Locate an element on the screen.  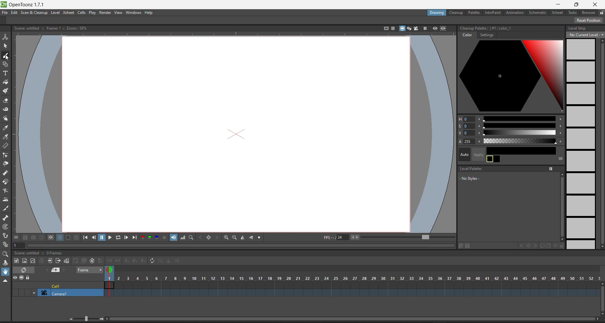
soundtrack is located at coordinates (174, 237).